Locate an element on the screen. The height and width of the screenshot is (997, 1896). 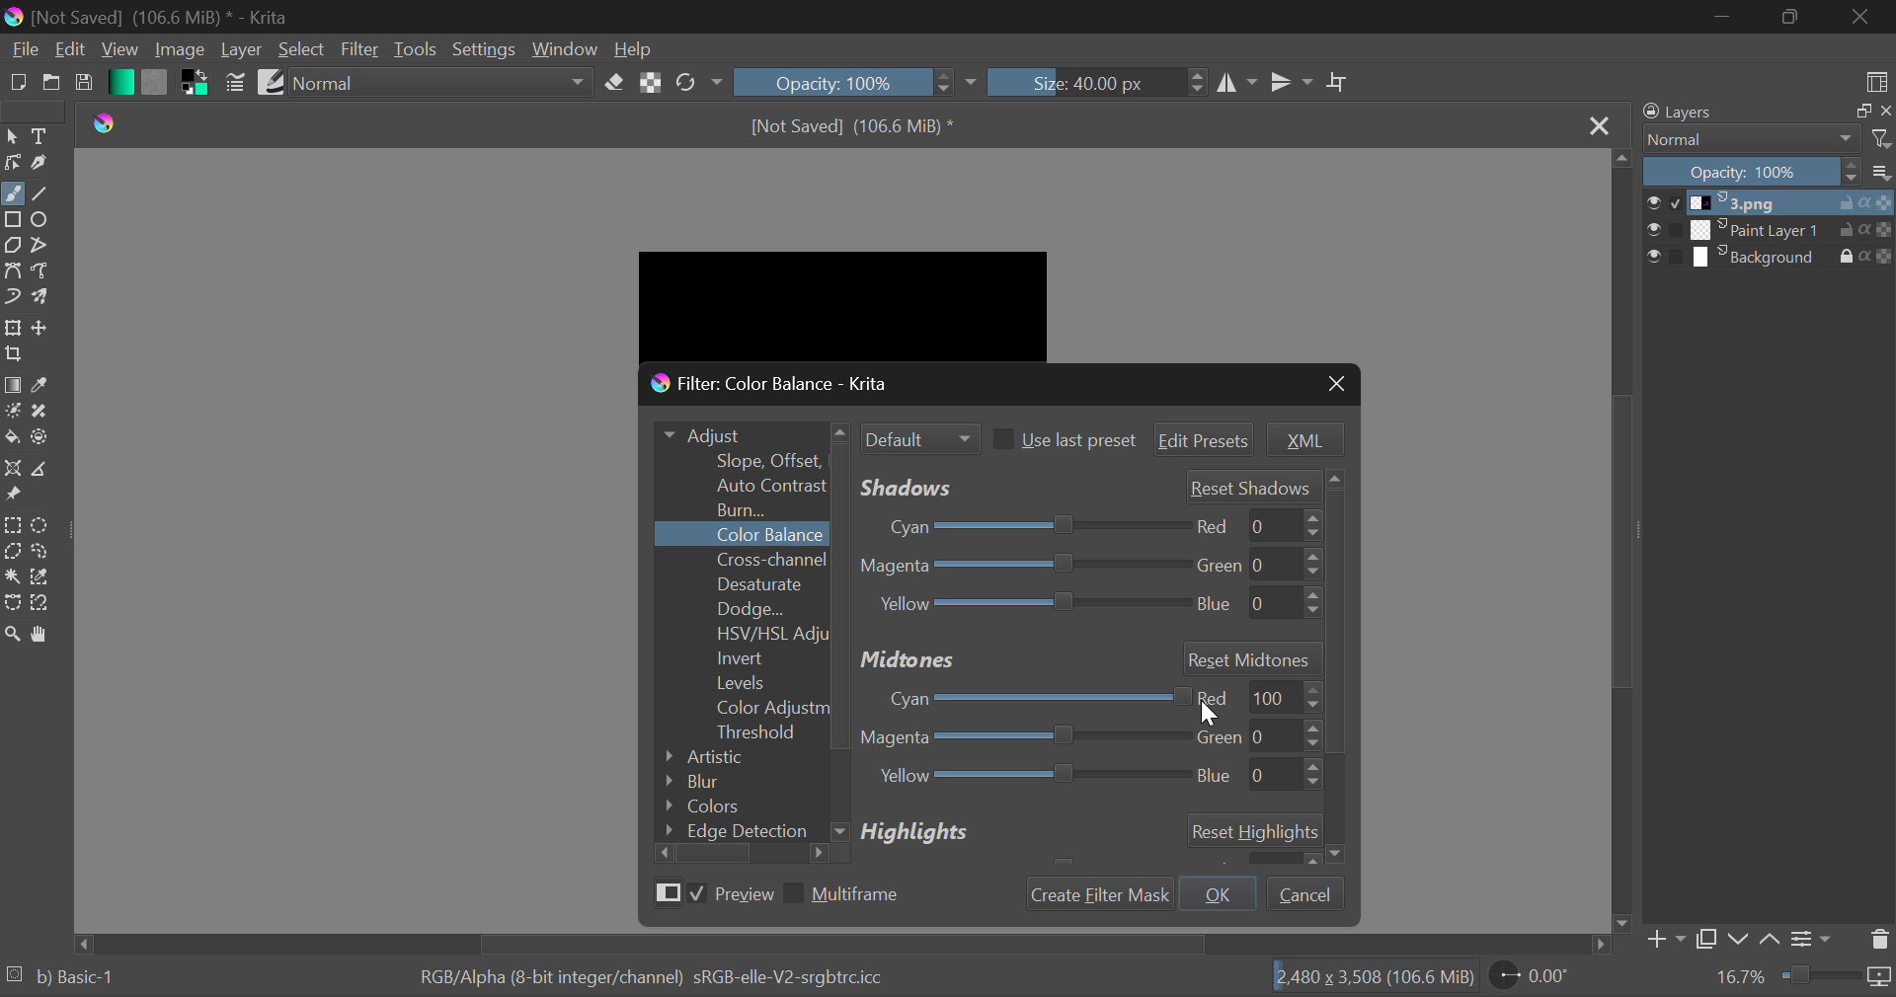
move right is located at coordinates (1611, 947).